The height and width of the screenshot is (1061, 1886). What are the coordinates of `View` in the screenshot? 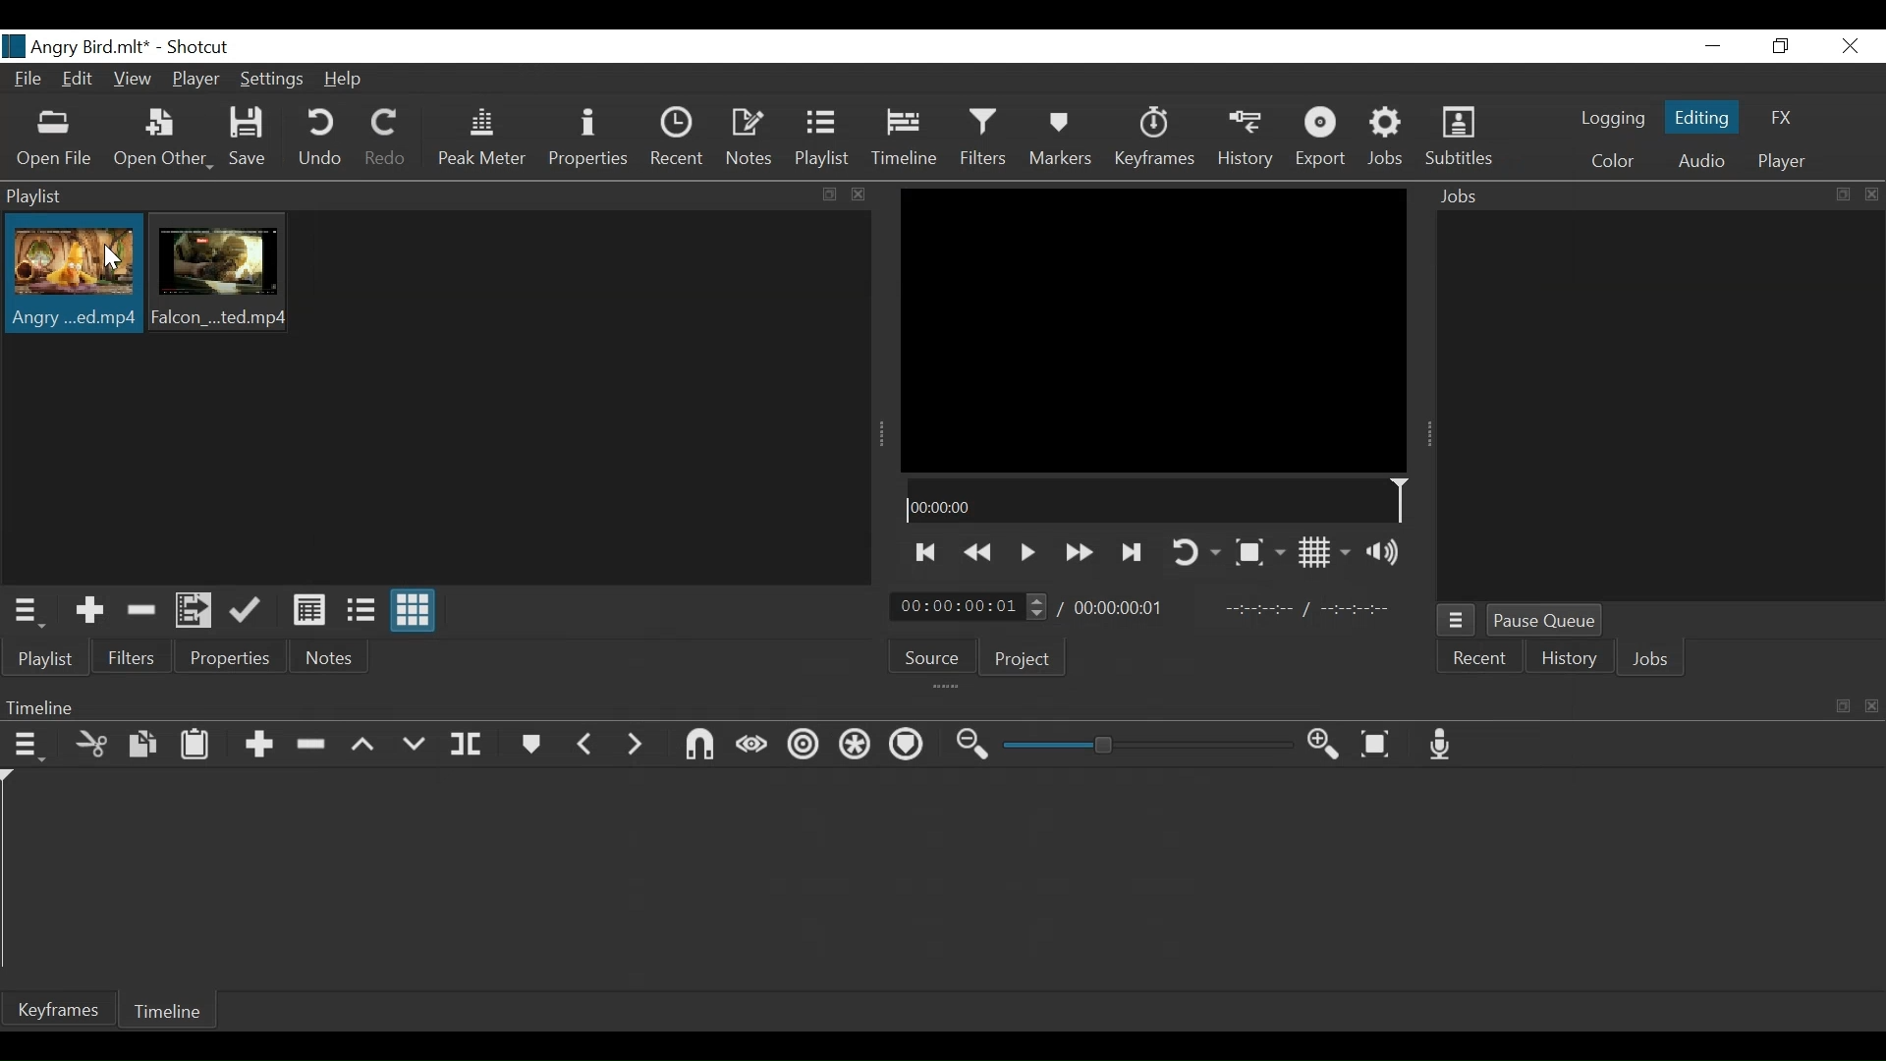 It's located at (133, 82).